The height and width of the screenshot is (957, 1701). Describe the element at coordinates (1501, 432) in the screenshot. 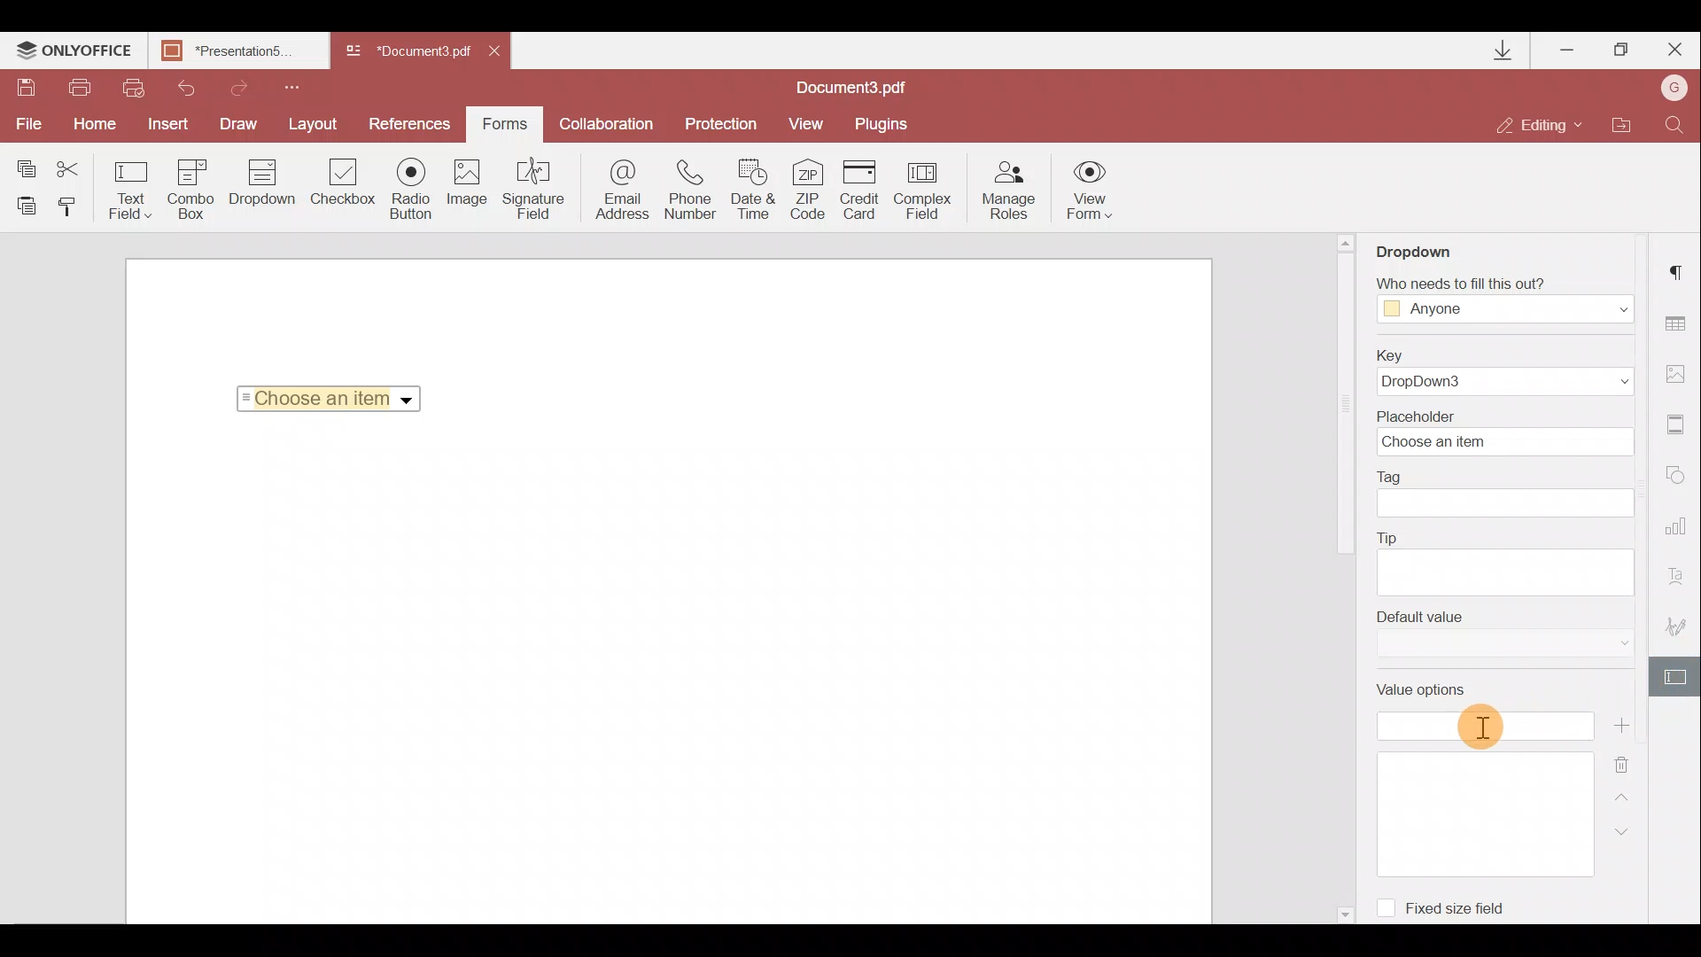

I see `Placeholder` at that location.